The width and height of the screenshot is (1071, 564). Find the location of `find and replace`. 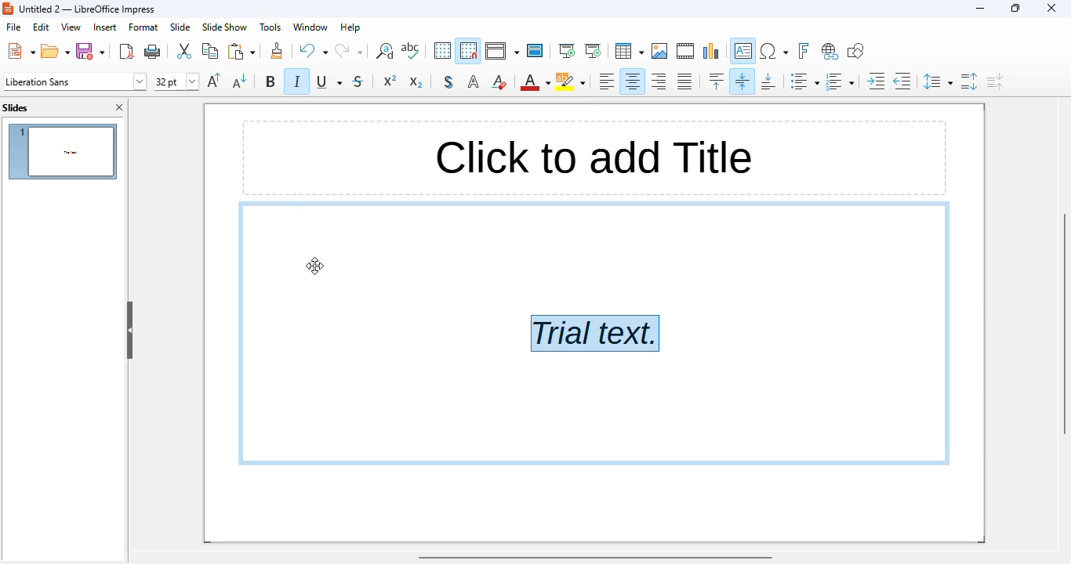

find and replace is located at coordinates (383, 51).